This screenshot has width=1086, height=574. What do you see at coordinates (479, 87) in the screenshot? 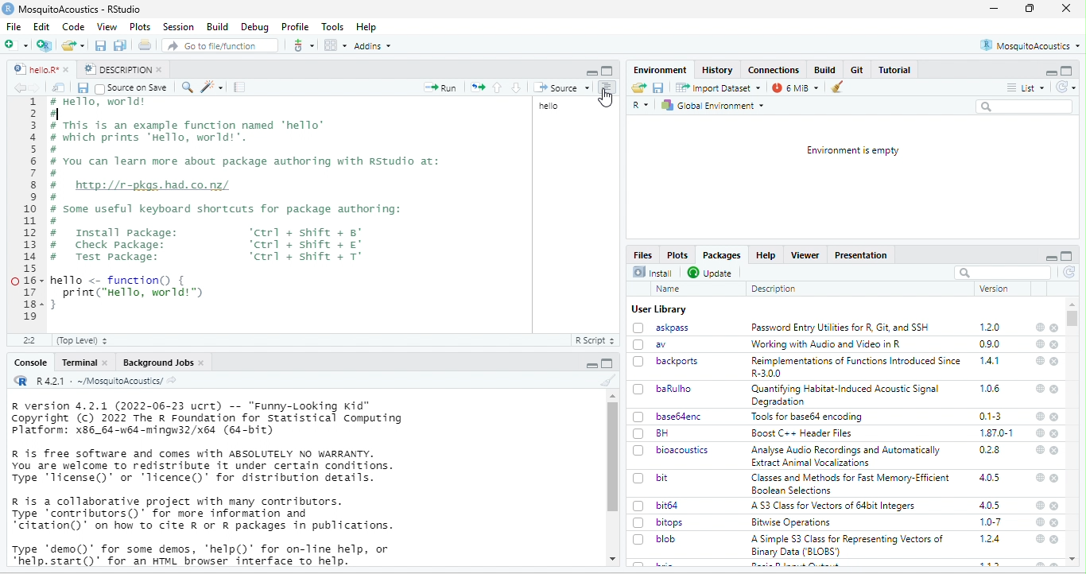
I see `Re-run the previous code` at bounding box center [479, 87].